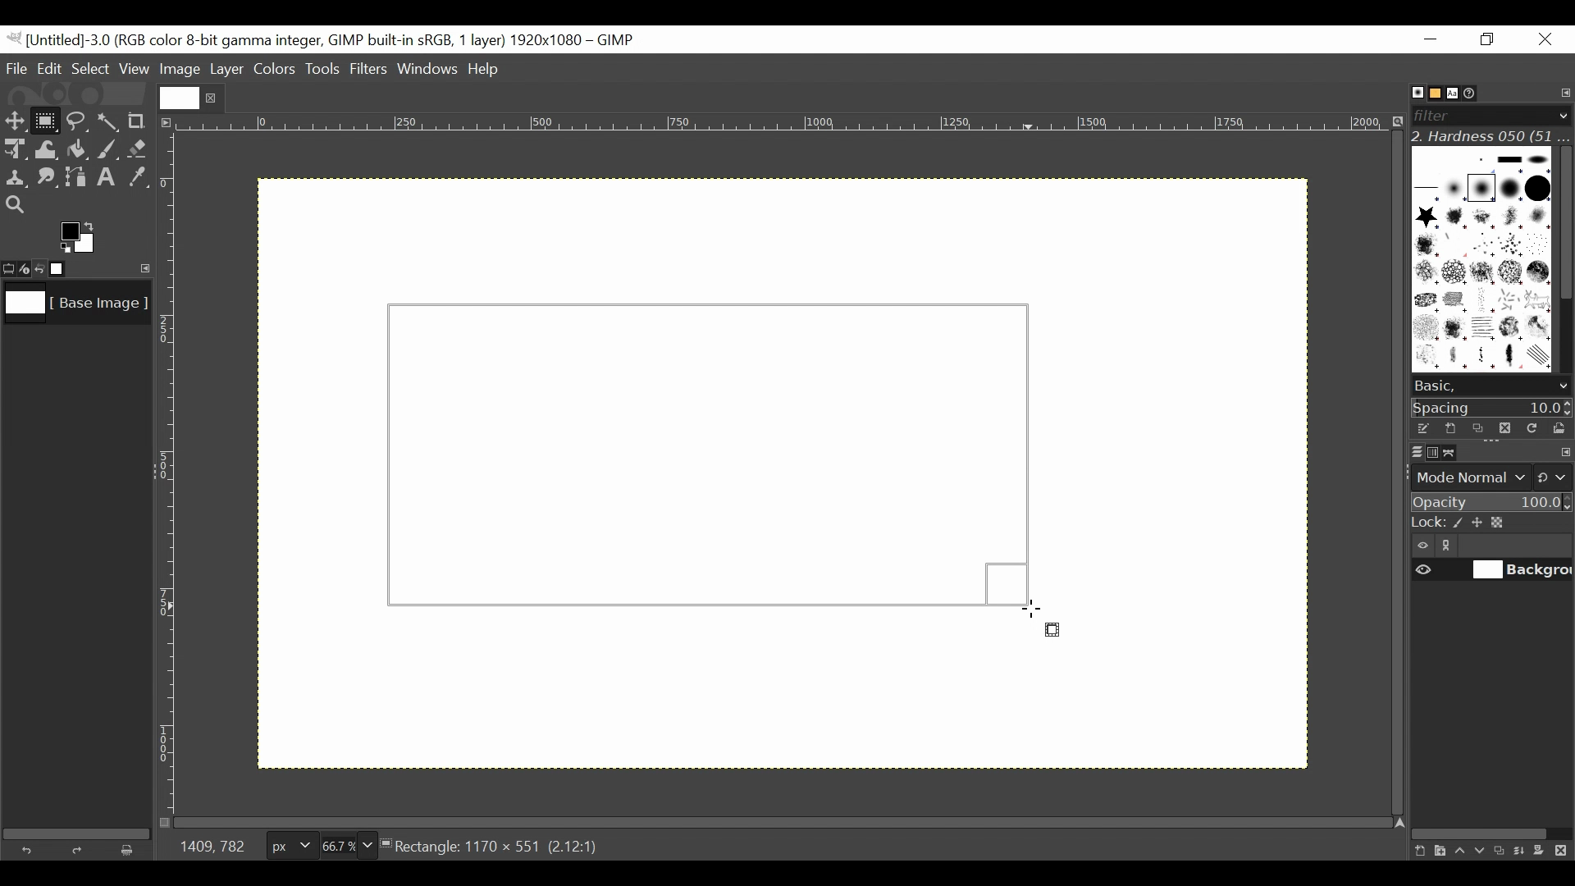  I want to click on Create a new brush , so click(1449, 428).